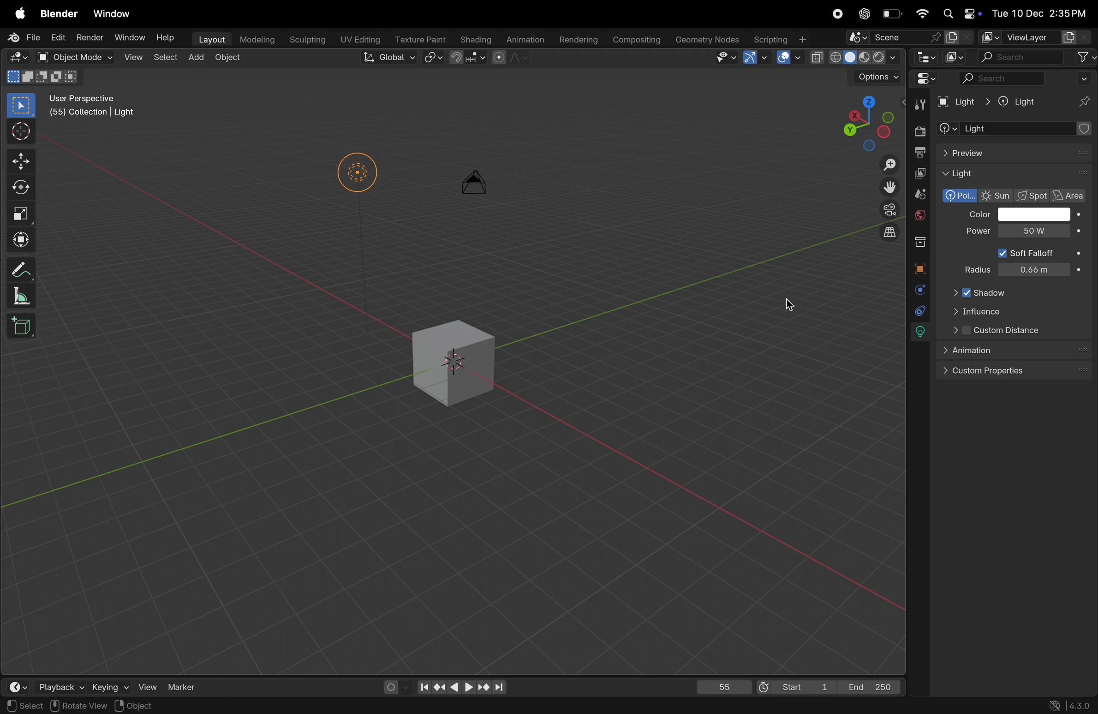  Describe the element at coordinates (909, 37) in the screenshot. I see `scene` at that location.